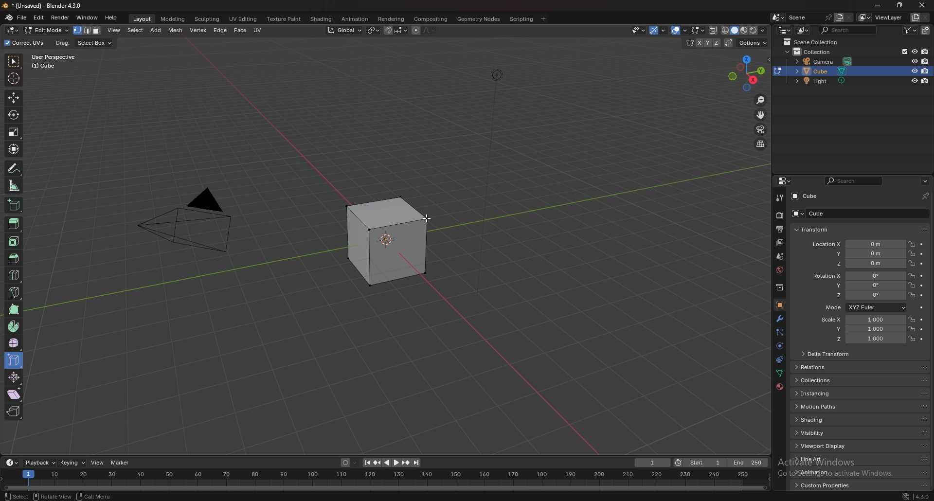 The image size is (934, 501). What do you see at coordinates (748, 463) in the screenshot?
I see `end frame` at bounding box center [748, 463].